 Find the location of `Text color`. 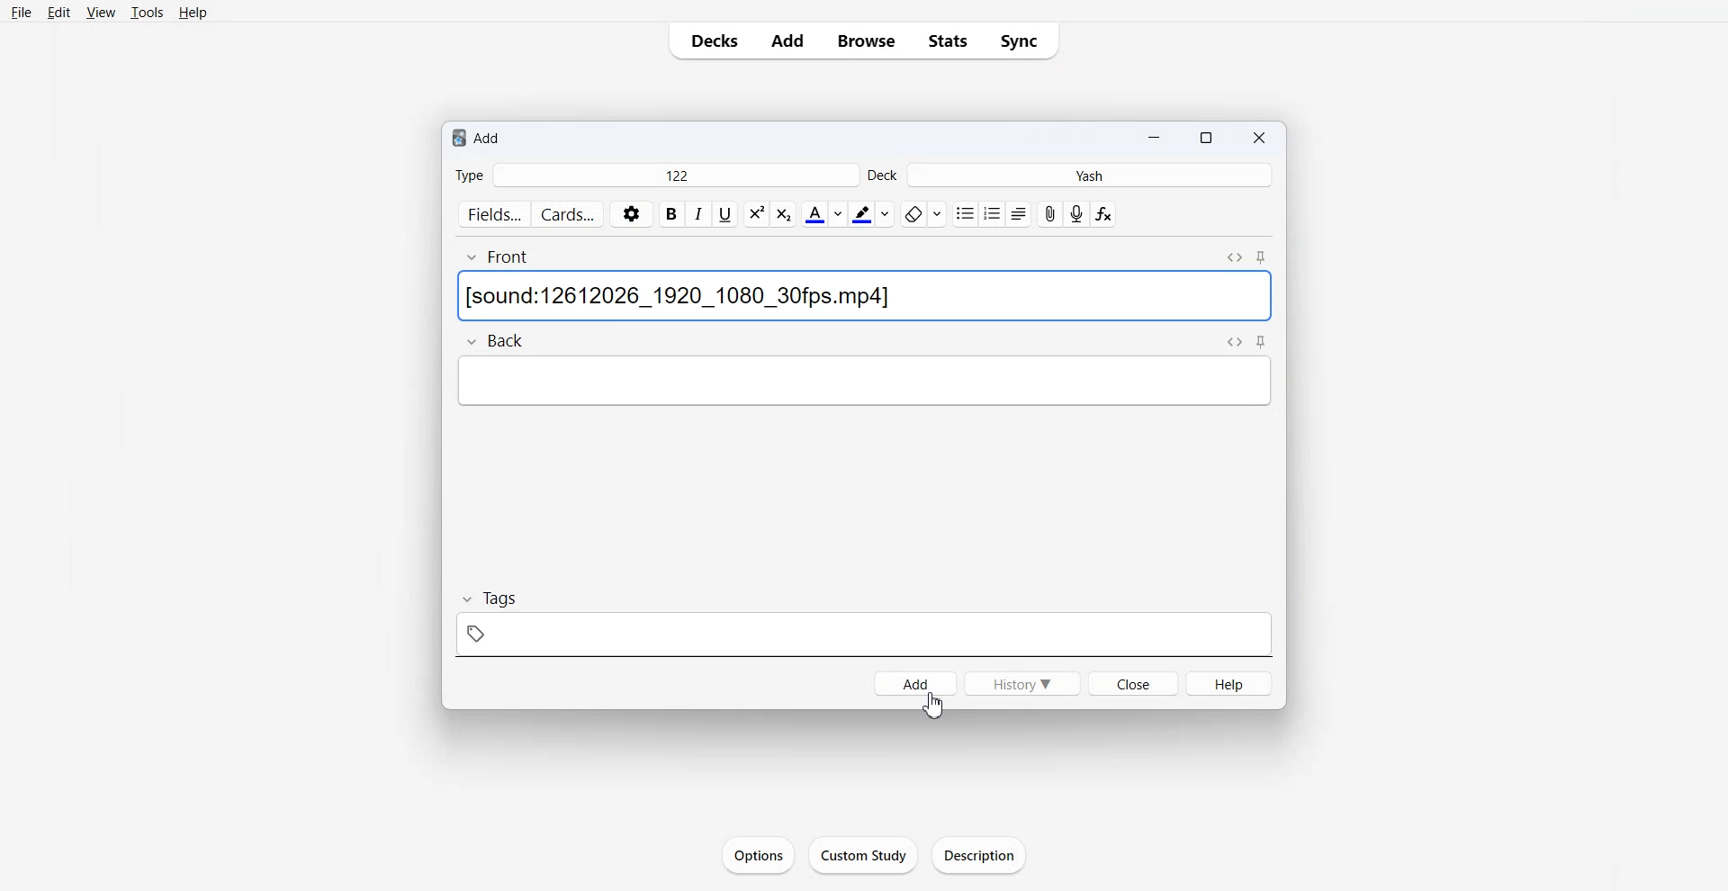

Text color is located at coordinates (823, 214).